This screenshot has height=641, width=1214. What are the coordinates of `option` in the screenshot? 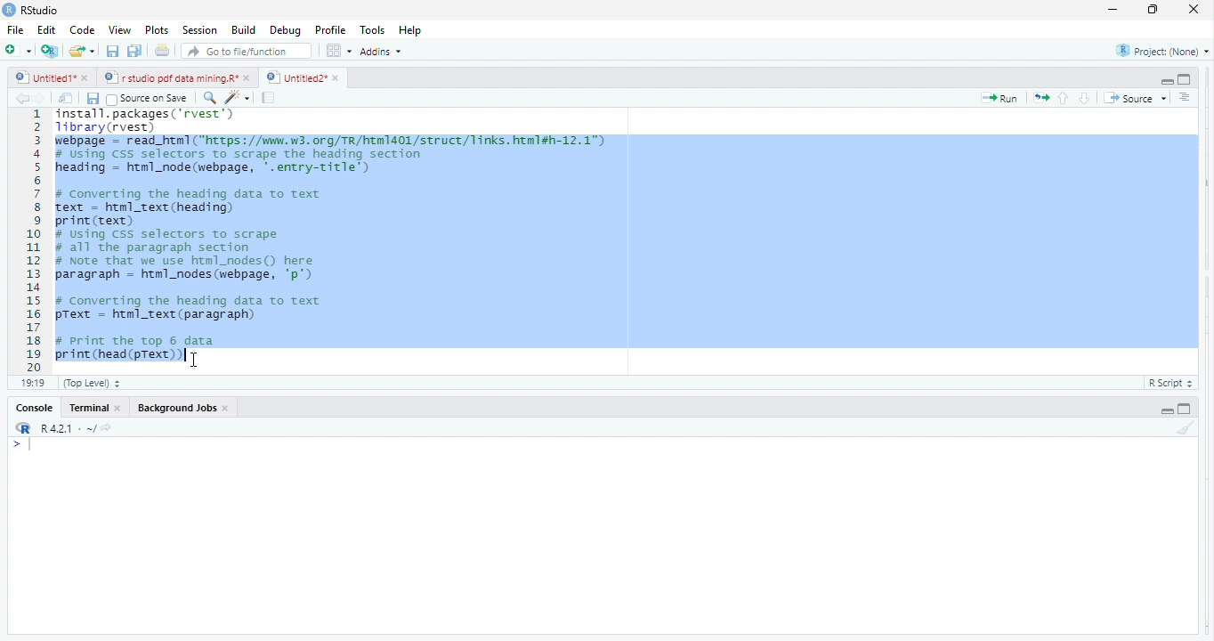 It's located at (338, 50).